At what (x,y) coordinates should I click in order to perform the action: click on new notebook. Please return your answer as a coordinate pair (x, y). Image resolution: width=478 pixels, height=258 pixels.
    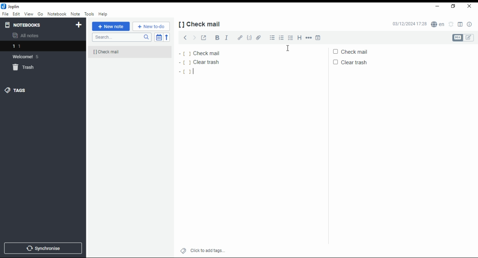
    Looking at the image, I should click on (79, 25).